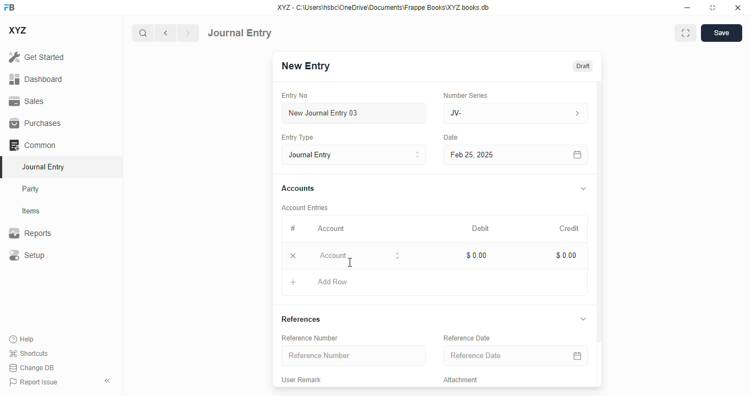 This screenshot has width=751, height=396. I want to click on next, so click(189, 33).